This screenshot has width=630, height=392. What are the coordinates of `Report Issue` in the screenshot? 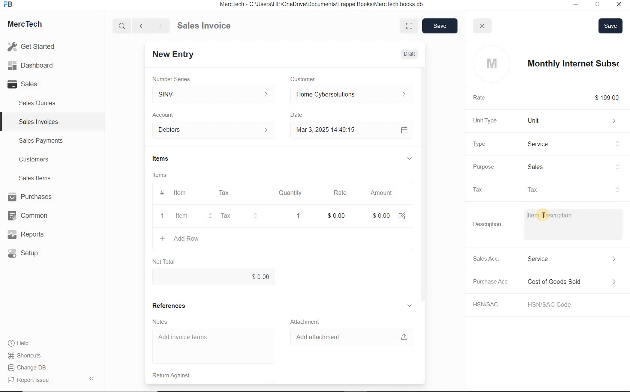 It's located at (30, 380).